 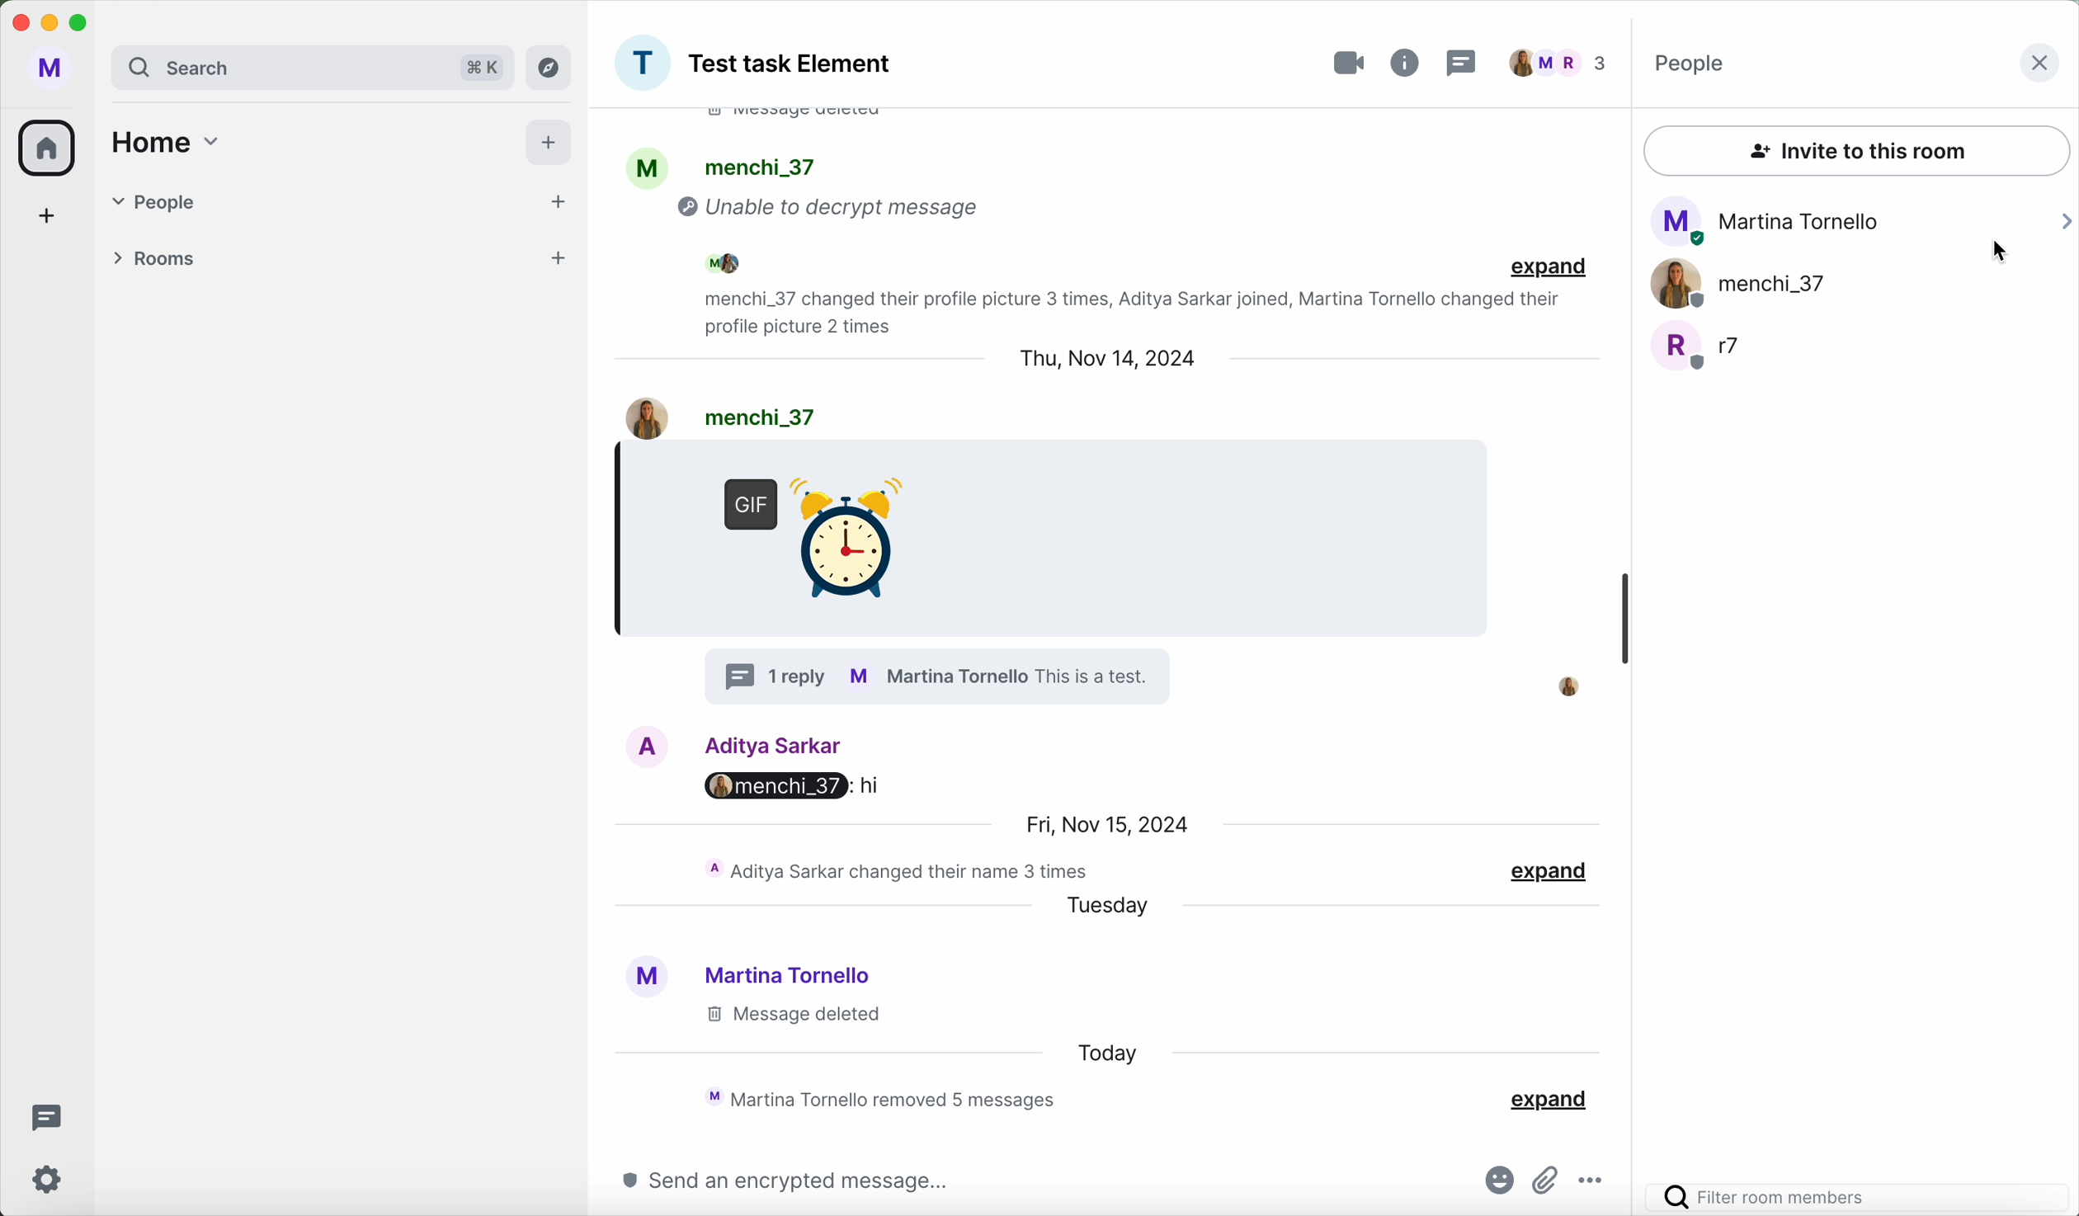 What do you see at coordinates (837, 212) in the screenshot?
I see `unable to decrypt message` at bounding box center [837, 212].